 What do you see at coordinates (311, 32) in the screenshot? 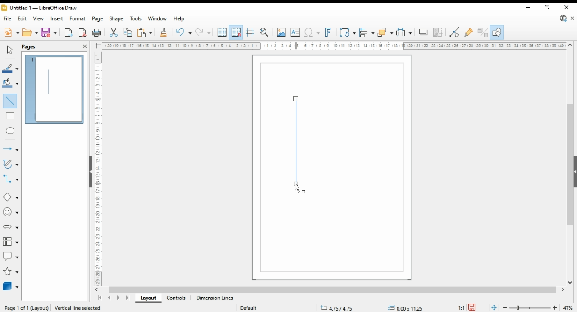
I see `insert special character` at bounding box center [311, 32].